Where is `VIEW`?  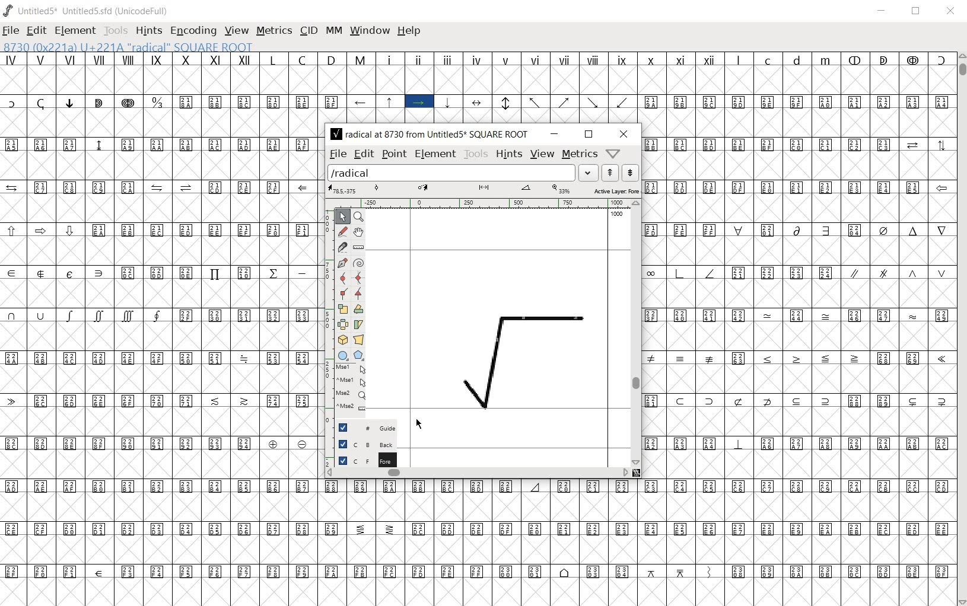 VIEW is located at coordinates (236, 31).